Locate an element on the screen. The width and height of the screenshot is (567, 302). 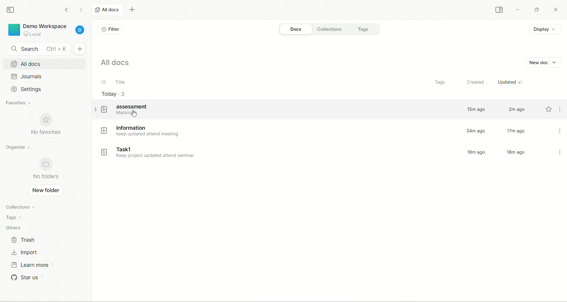
collections is located at coordinates (332, 29).